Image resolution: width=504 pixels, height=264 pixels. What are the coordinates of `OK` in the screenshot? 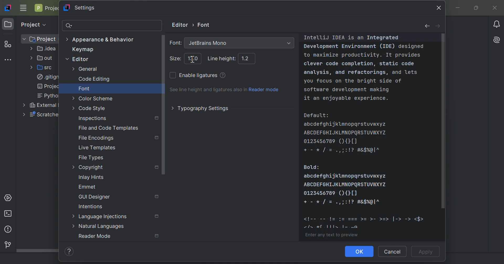 It's located at (359, 251).